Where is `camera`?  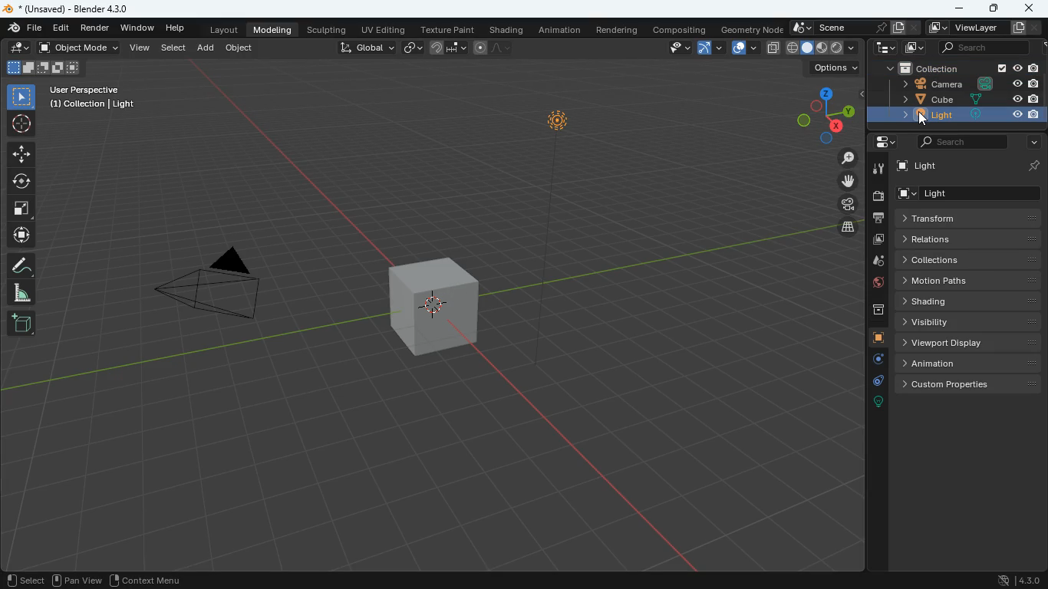 camera is located at coordinates (878, 197).